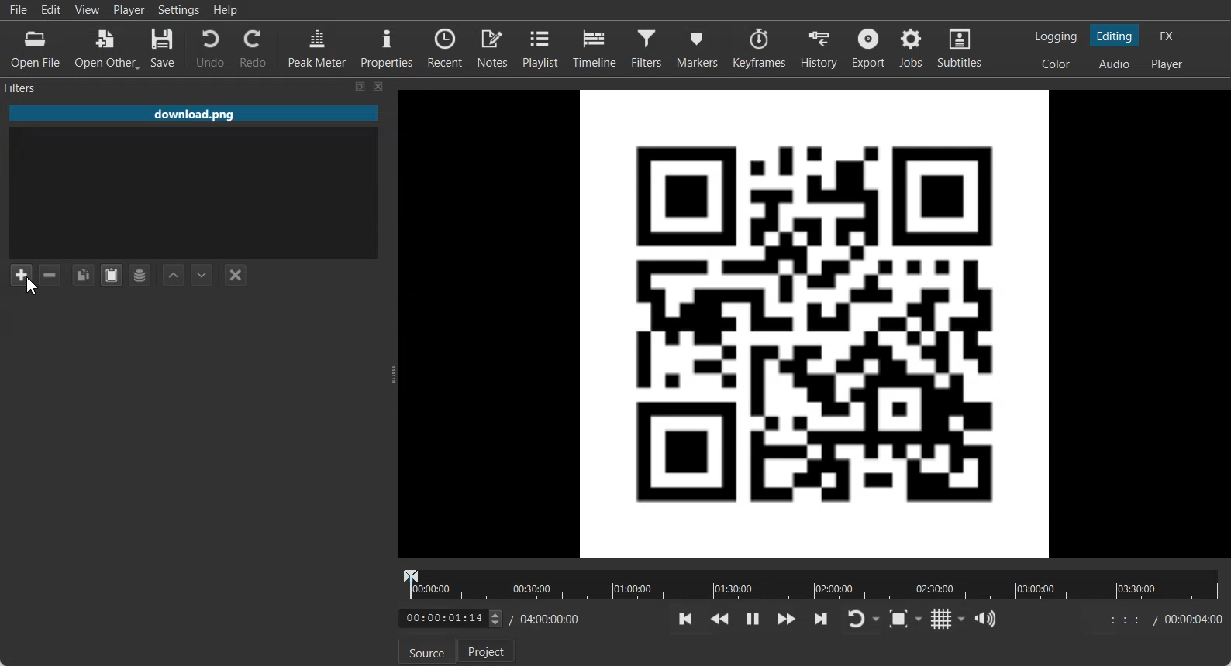 Image resolution: width=1231 pixels, height=666 pixels. Describe the element at coordinates (595, 47) in the screenshot. I see `Timeline` at that location.